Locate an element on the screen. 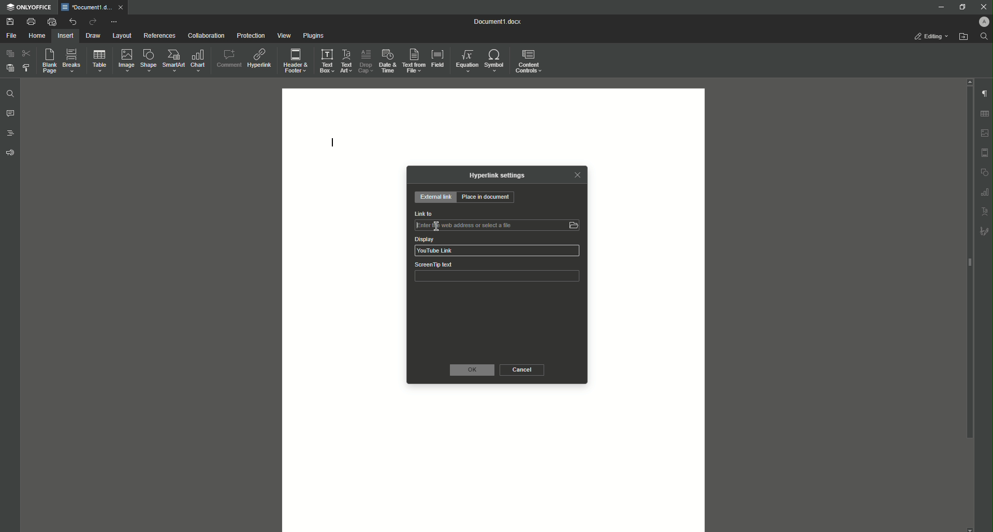 This screenshot has width=993, height=532. Undo is located at coordinates (72, 21).